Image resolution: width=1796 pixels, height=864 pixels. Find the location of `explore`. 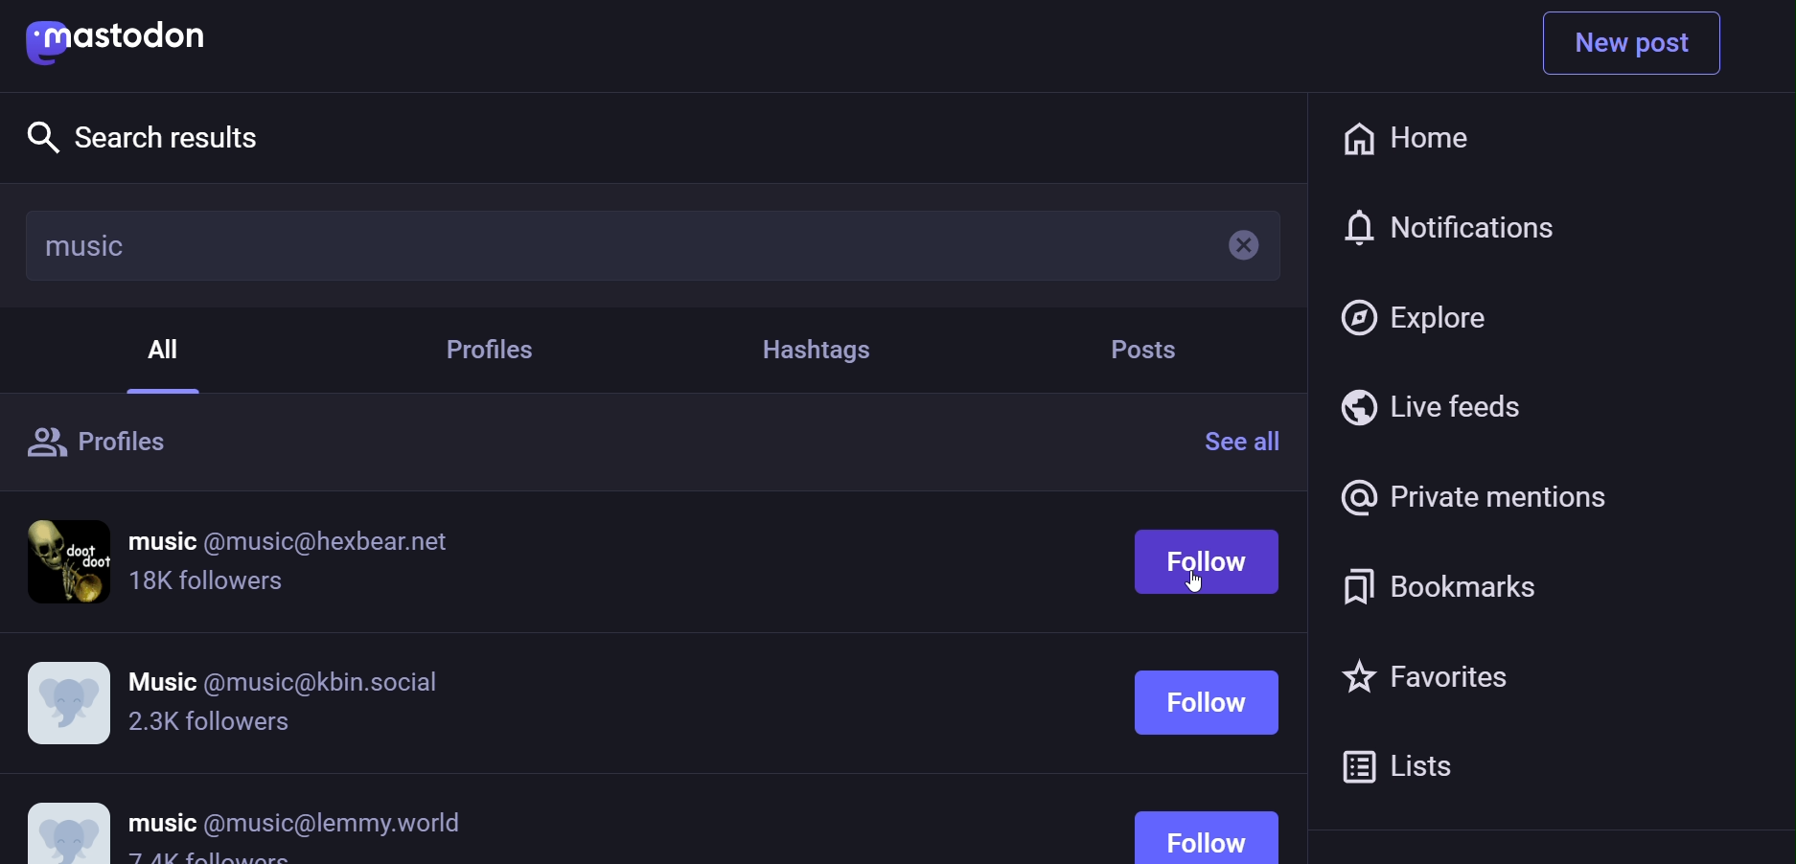

explore is located at coordinates (150, 135).